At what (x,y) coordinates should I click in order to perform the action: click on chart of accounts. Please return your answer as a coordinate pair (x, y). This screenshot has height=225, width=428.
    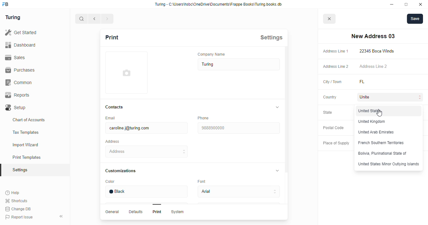
    Looking at the image, I should click on (29, 120).